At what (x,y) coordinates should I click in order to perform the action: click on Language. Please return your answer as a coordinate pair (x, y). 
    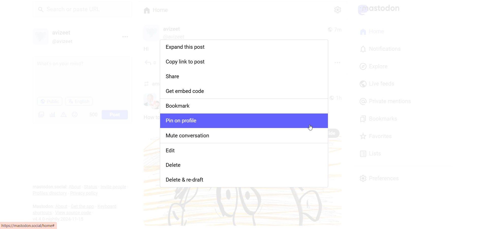
    Looking at the image, I should click on (79, 101).